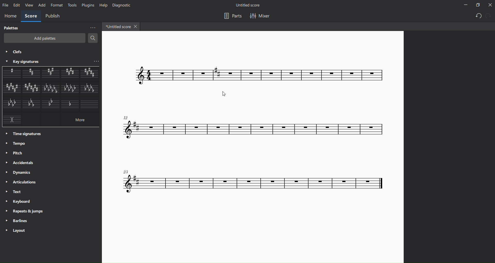 The height and width of the screenshot is (263, 495). What do you see at coordinates (21, 173) in the screenshot?
I see `dynamics` at bounding box center [21, 173].